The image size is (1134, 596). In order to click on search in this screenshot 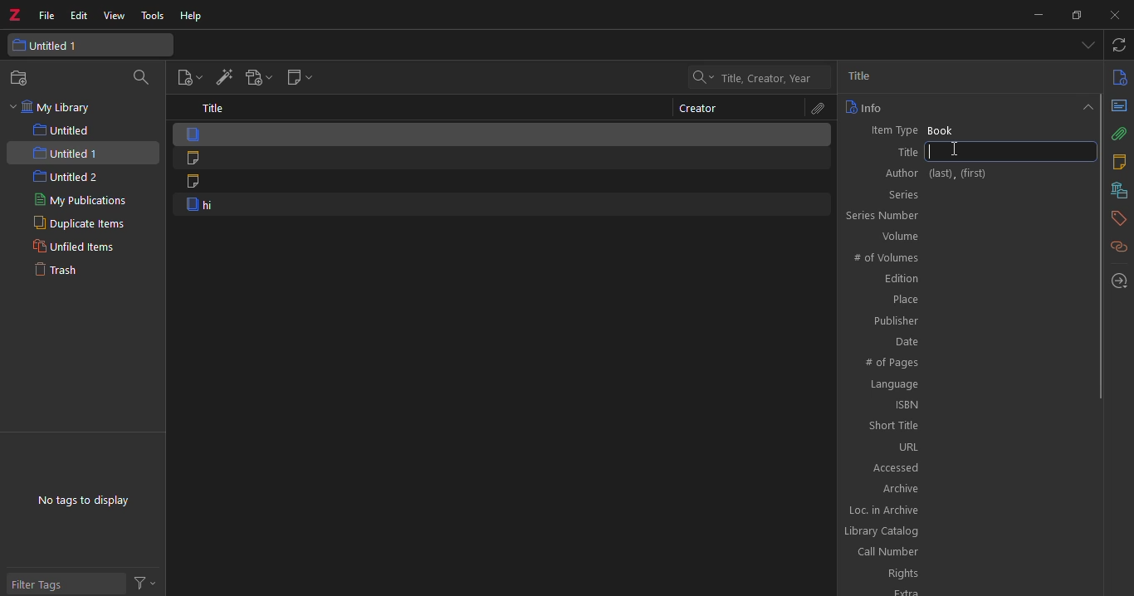, I will do `click(144, 77)`.